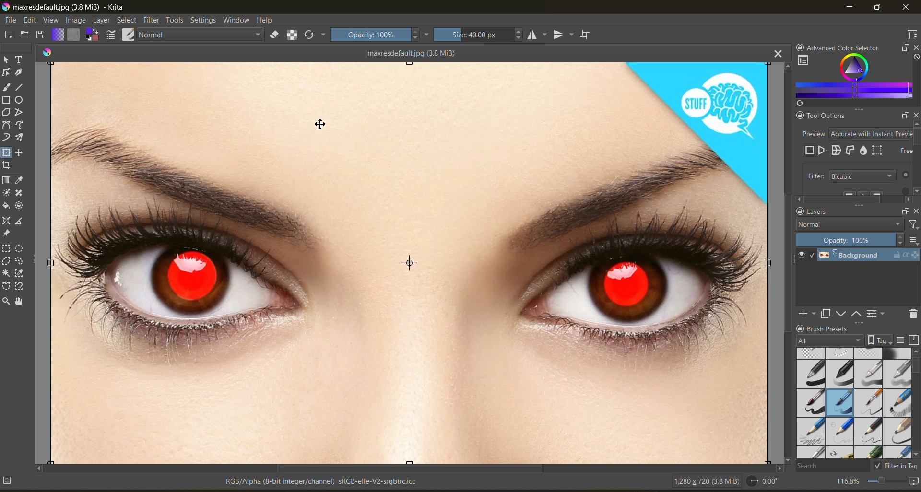 Image resolution: width=921 pixels, height=492 pixels. What do you see at coordinates (563, 35) in the screenshot?
I see `vertical  mirror tool` at bounding box center [563, 35].